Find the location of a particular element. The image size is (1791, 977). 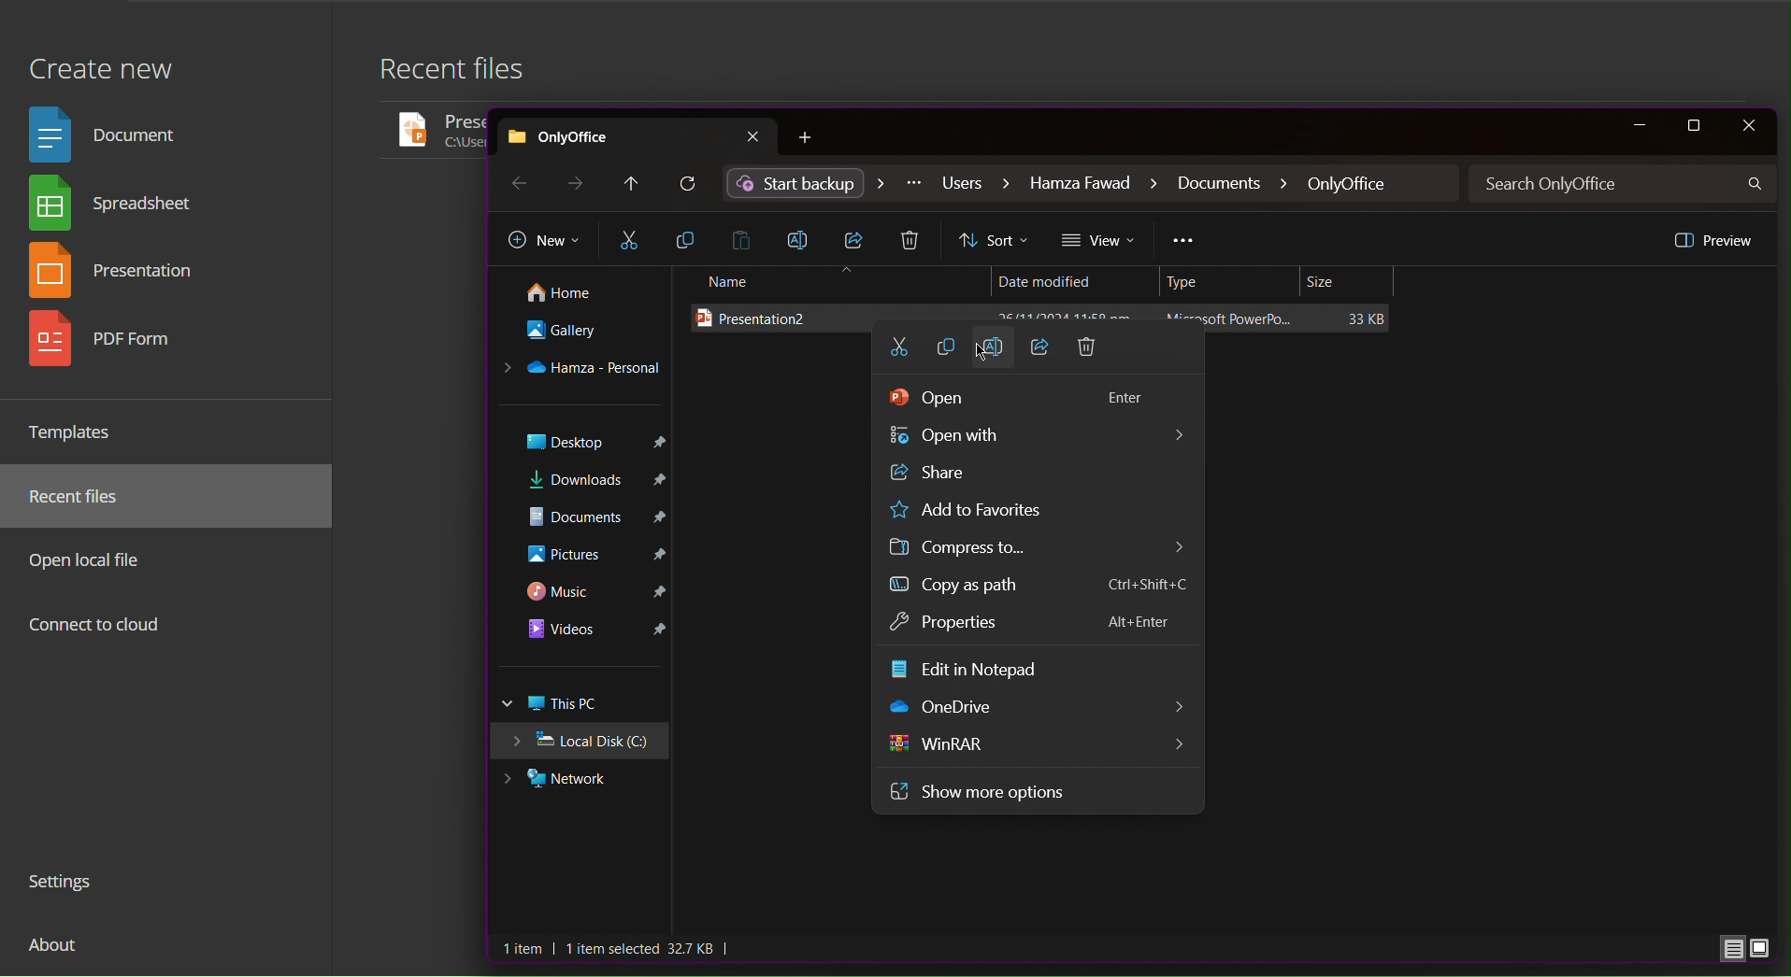

Presentation 2 is located at coordinates (1047, 319).